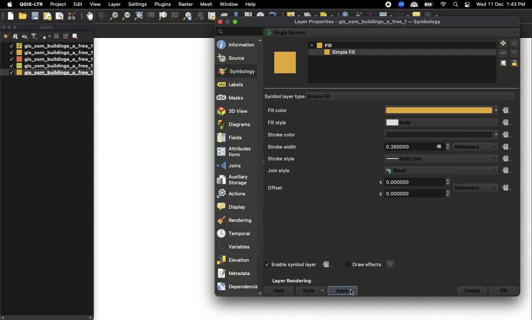 This screenshot has width=532, height=320. Describe the element at coordinates (342, 291) in the screenshot. I see `Apply` at that location.